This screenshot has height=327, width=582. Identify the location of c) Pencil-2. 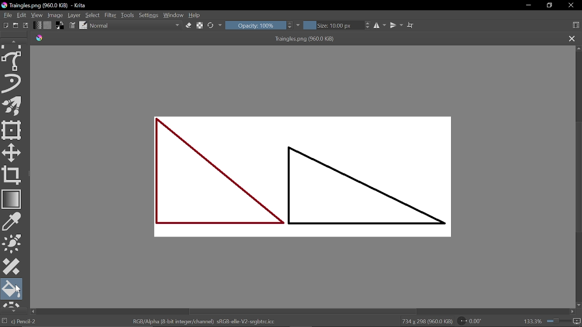
(24, 322).